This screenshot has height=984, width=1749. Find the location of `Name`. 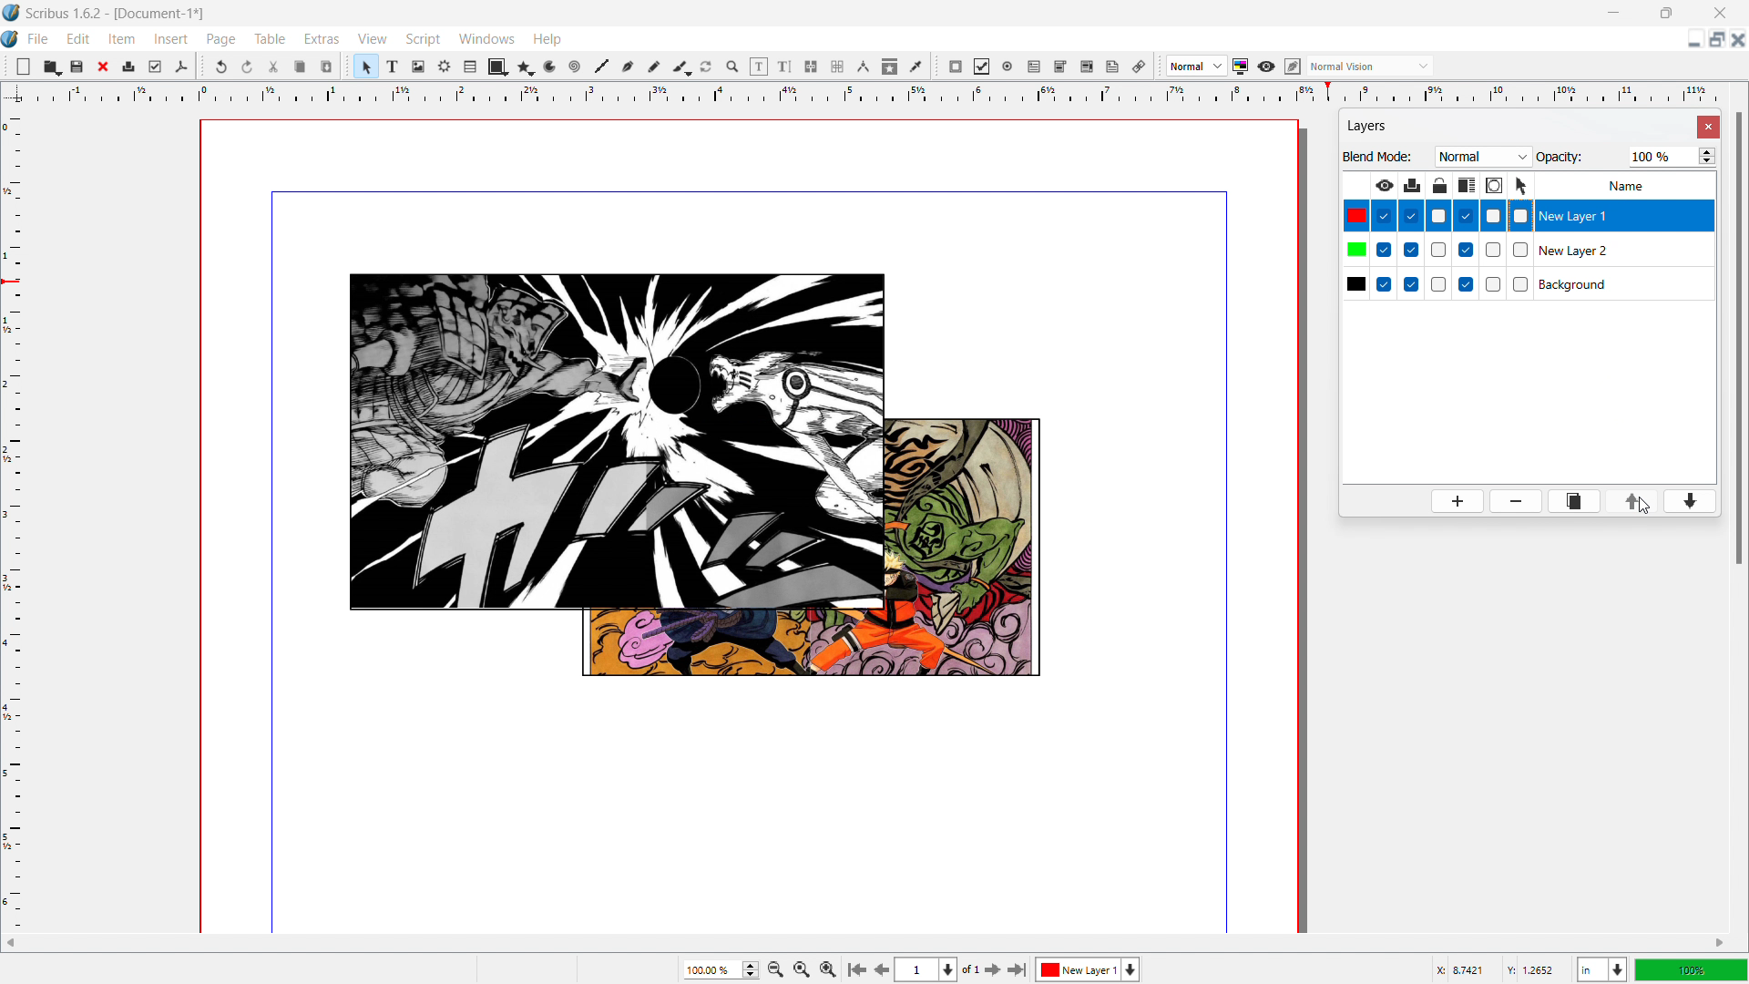

Name is located at coordinates (1628, 186).